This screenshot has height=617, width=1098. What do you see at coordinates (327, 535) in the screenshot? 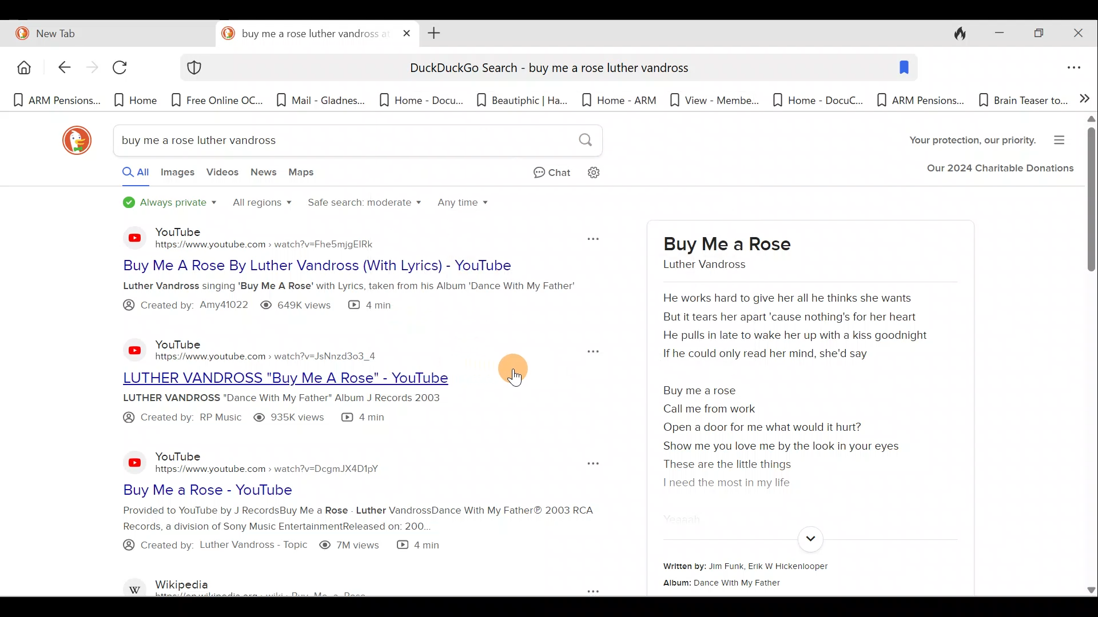
I see `Provided to YouTube by J RecordsBuy Me a Rose - Luther VandrossDance With My Father® 2003 RCA
Records, a division of Sony Music EntertainmentReleased on: 200.
@ Created by: Luther Vandross - Topic ® 7Mviews (& 4 min` at bounding box center [327, 535].